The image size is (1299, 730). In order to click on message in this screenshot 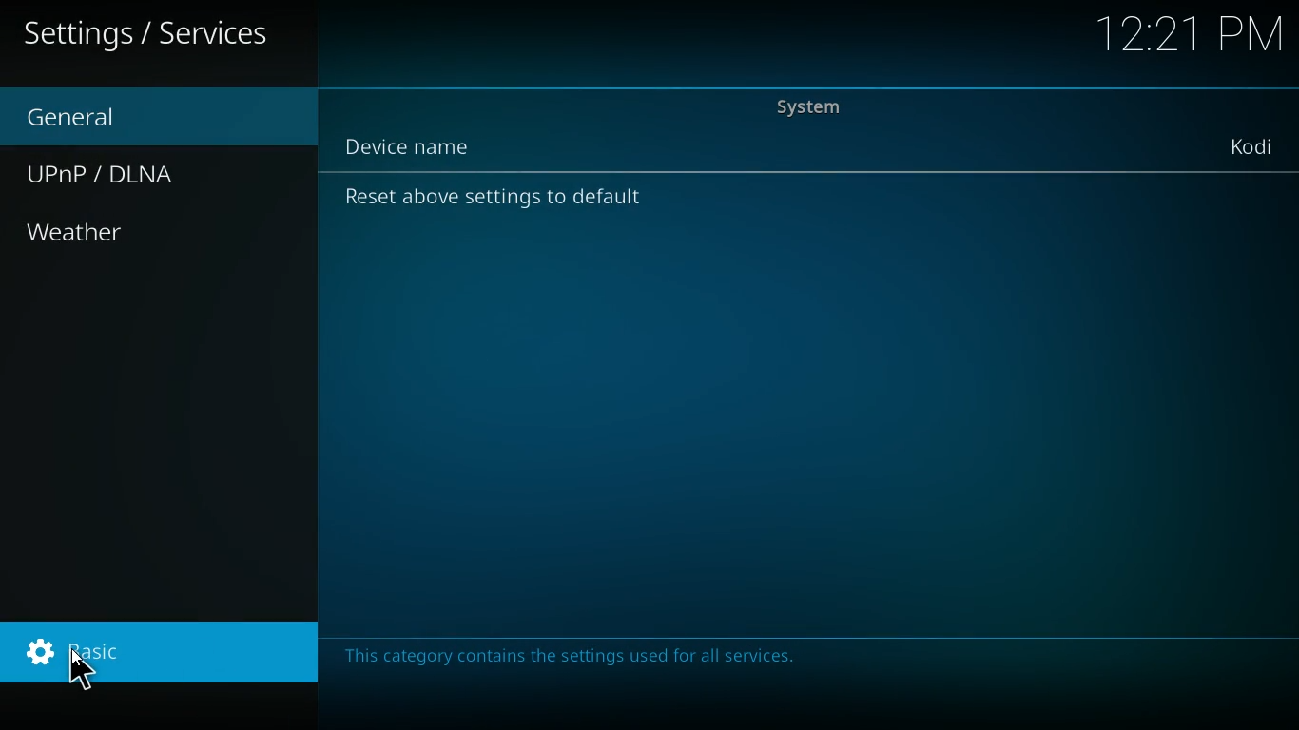, I will do `click(586, 662)`.